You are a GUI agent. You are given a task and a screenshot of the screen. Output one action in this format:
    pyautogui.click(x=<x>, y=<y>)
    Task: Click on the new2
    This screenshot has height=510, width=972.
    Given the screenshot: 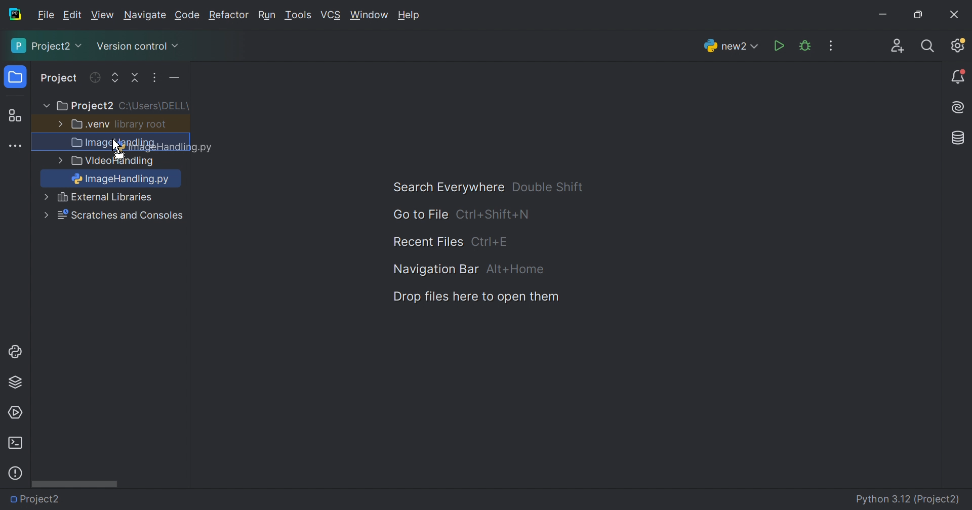 What is the action you would take?
    pyautogui.click(x=731, y=49)
    